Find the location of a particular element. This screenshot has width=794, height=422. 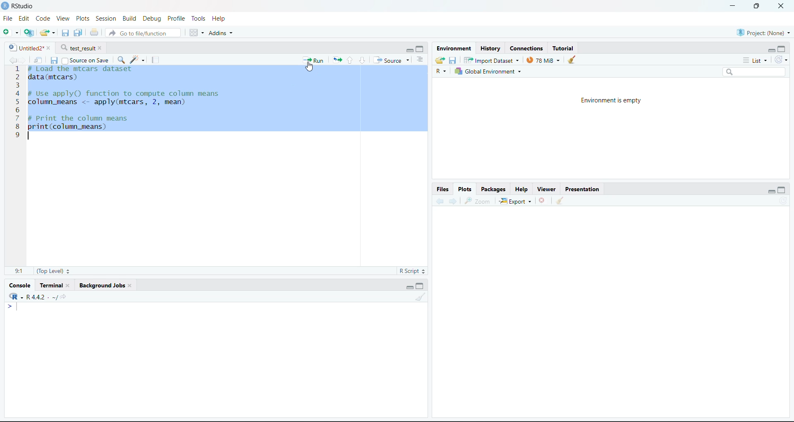

Run the current line or selection (Ctrl + Enter) is located at coordinates (311, 61).